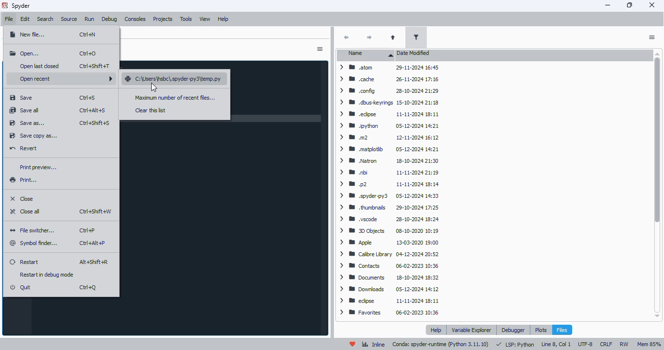 This screenshot has height=350, width=664. What do you see at coordinates (21, 98) in the screenshot?
I see `save` at bounding box center [21, 98].